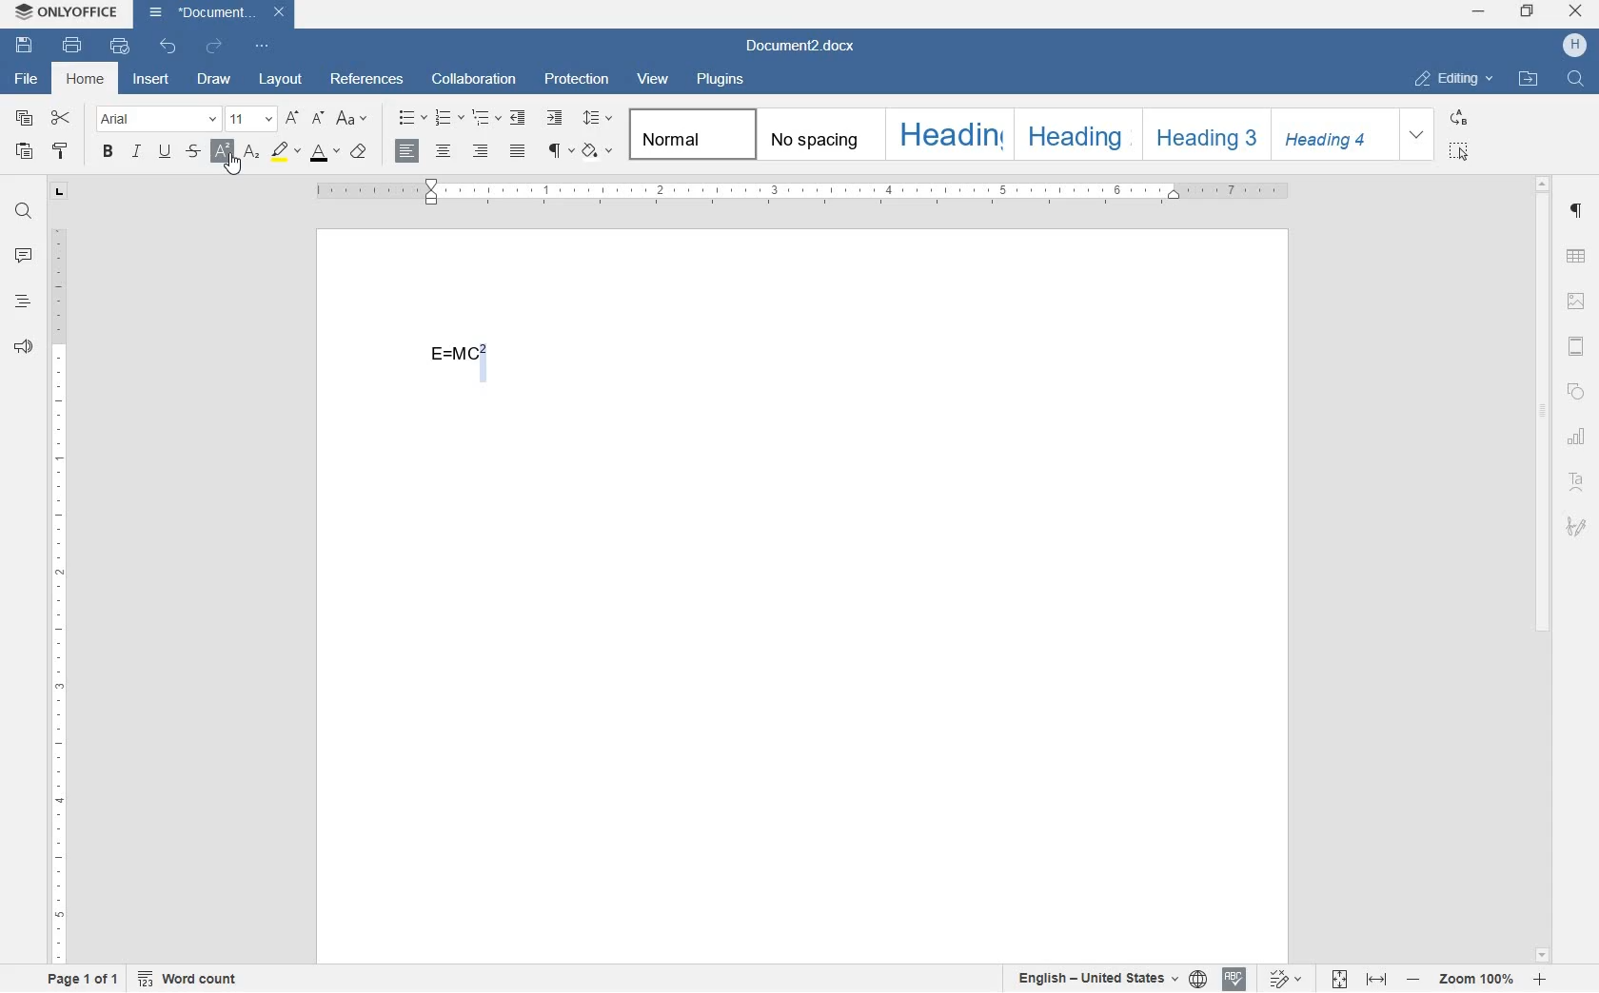 This screenshot has width=1599, height=993. I want to click on file, so click(24, 79).